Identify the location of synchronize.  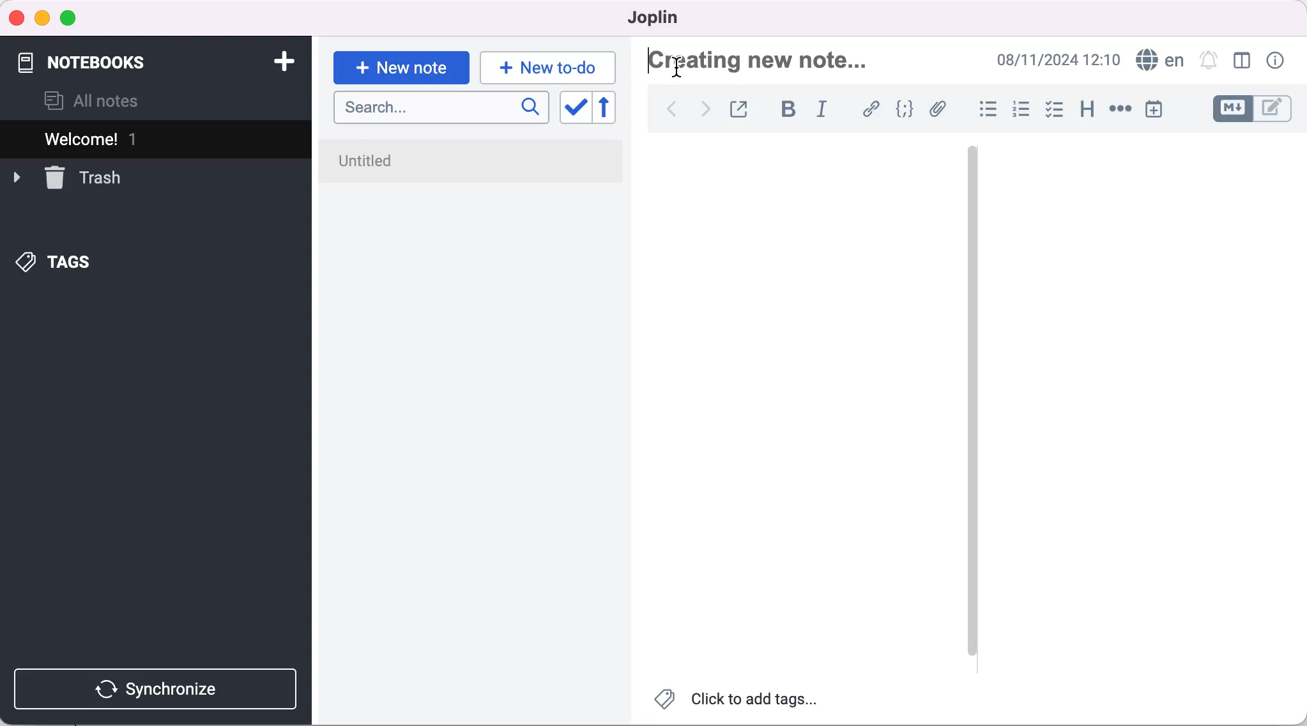
(160, 688).